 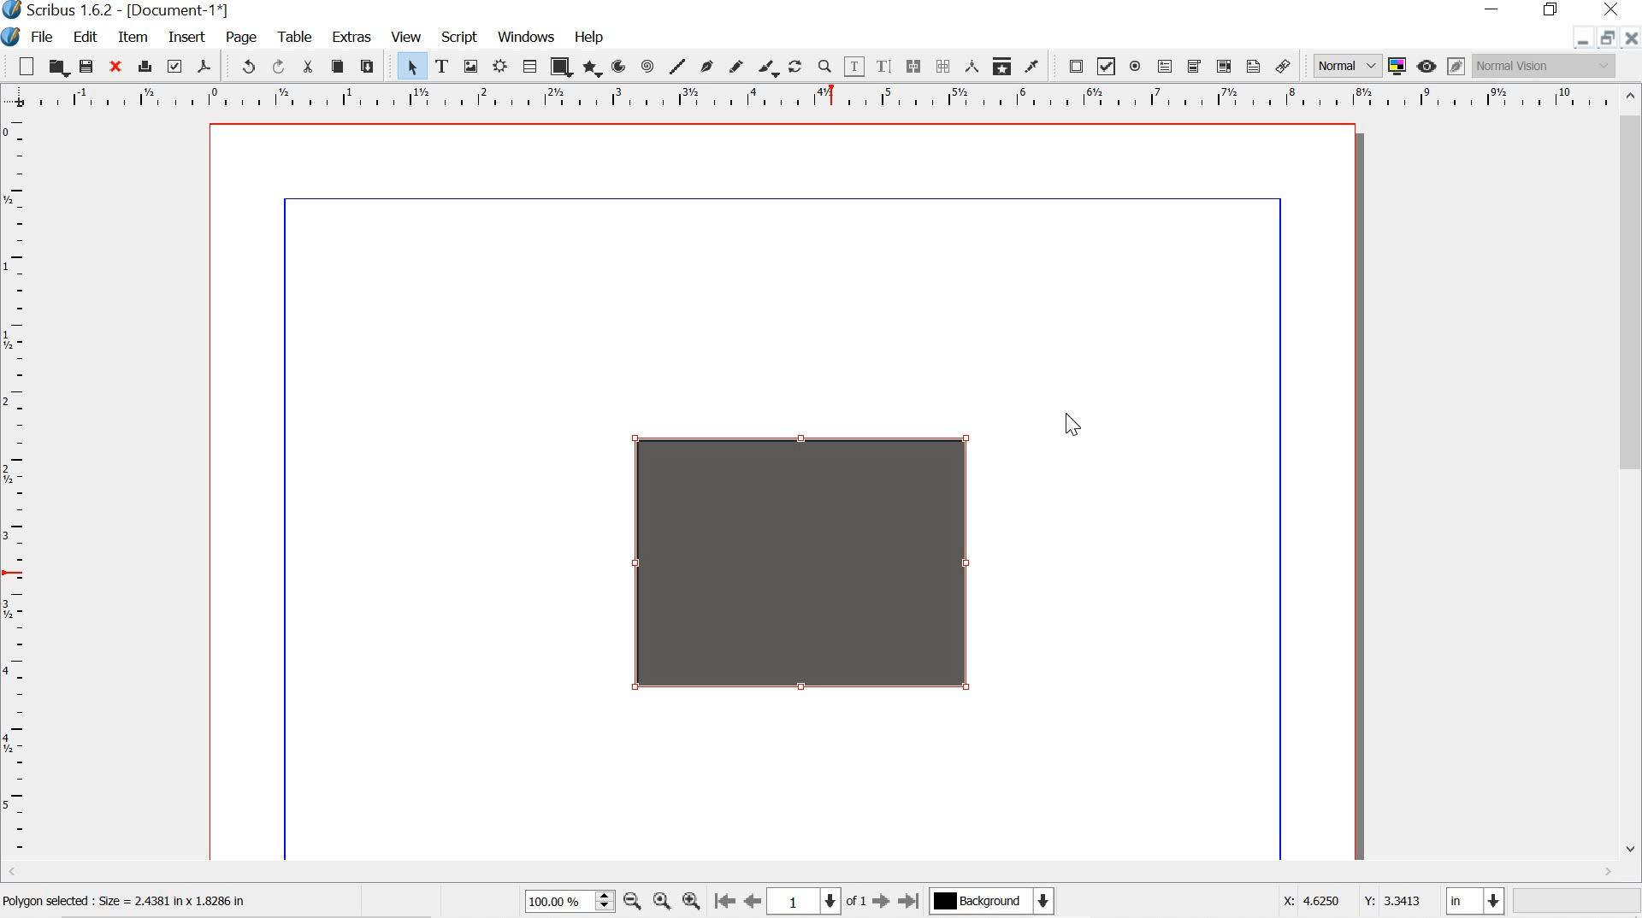 I want to click on pdf list box, so click(x=1223, y=66).